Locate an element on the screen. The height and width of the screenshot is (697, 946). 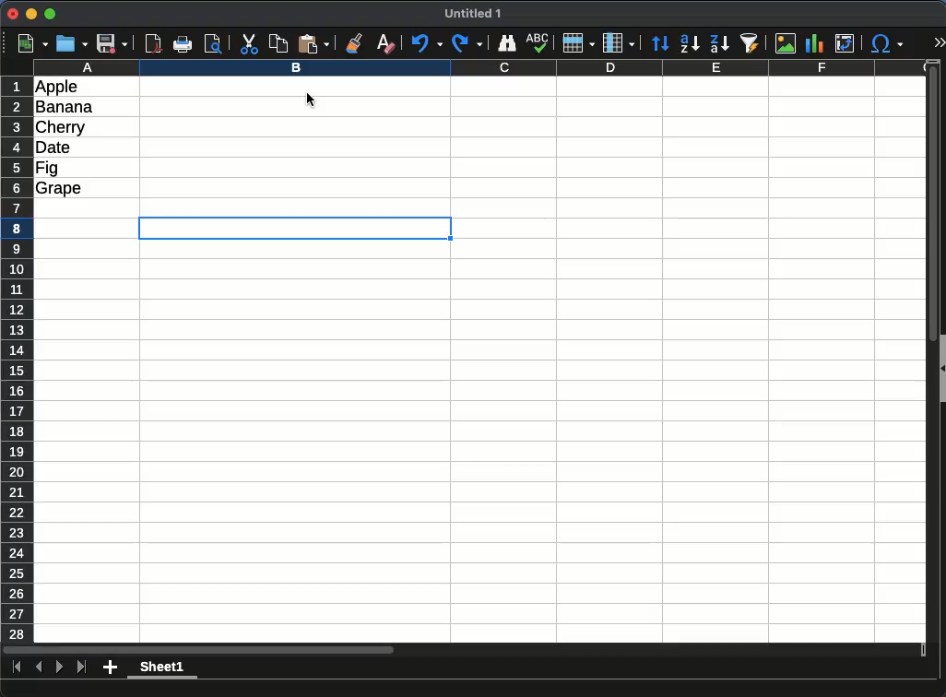
first sheet is located at coordinates (18, 667).